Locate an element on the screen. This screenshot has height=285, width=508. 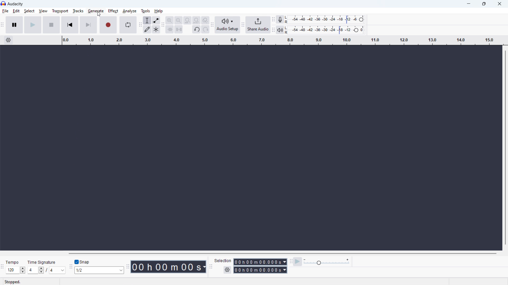
maximize is located at coordinates (484, 4).